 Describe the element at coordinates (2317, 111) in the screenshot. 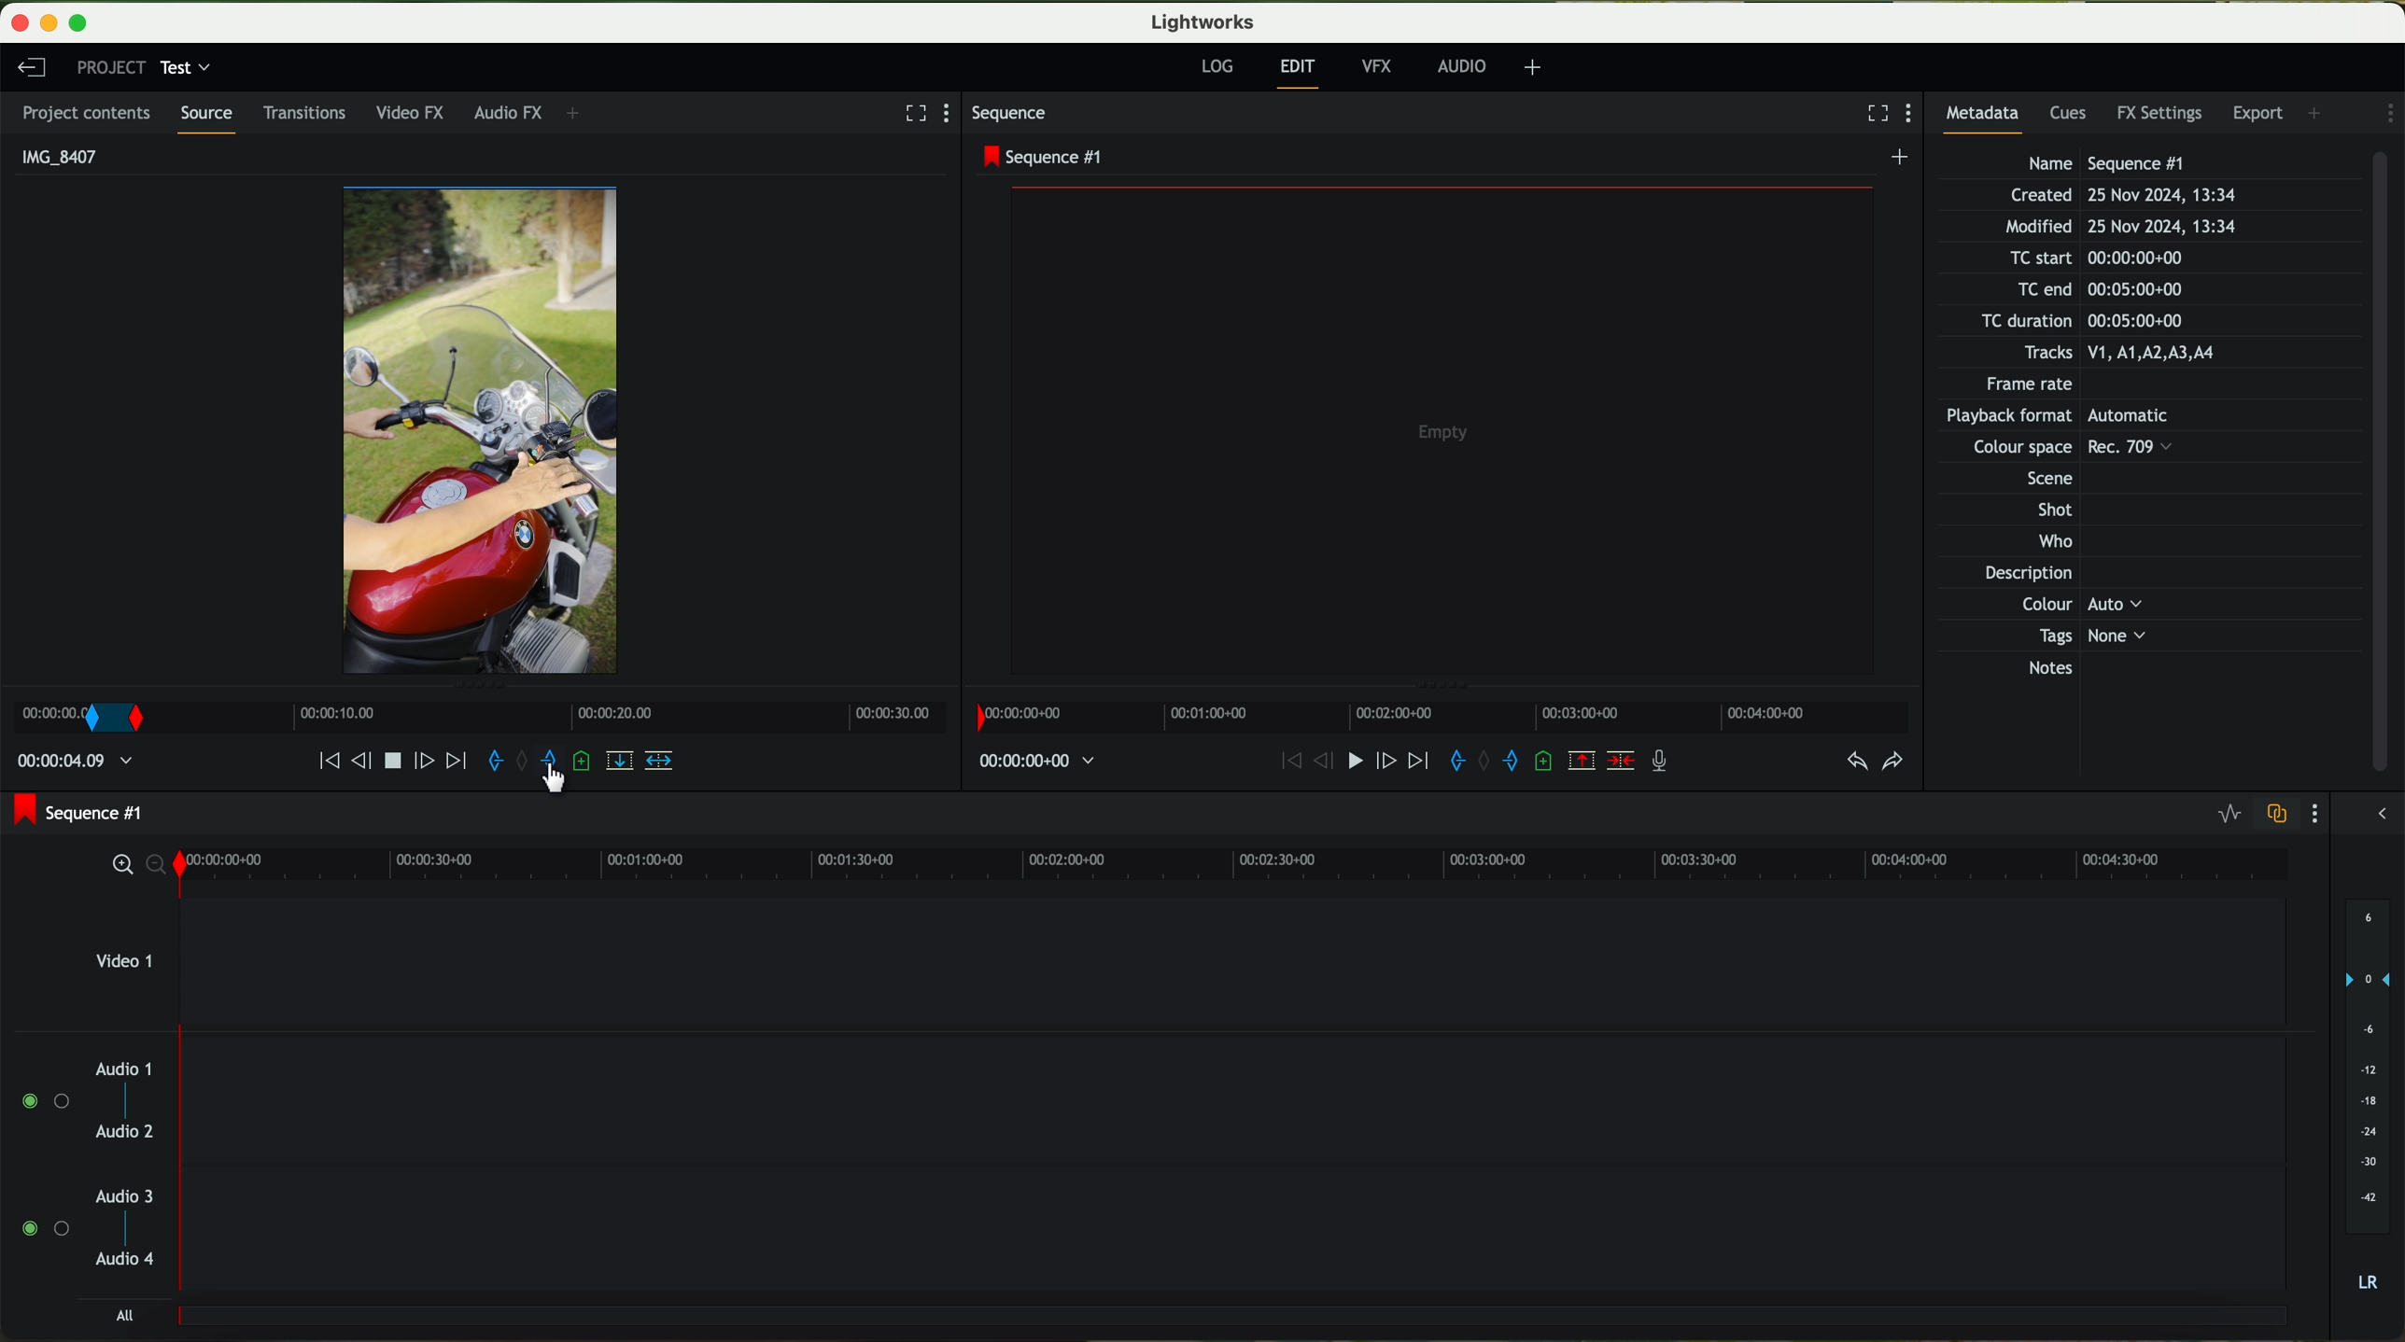

I see `add panel` at that location.